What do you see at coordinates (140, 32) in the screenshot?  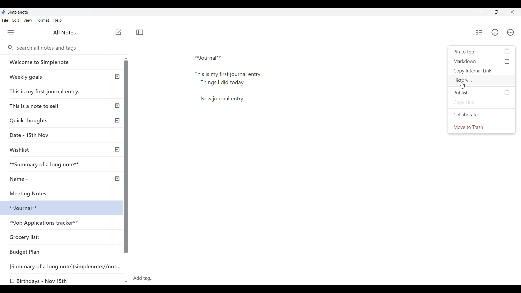 I see `Toggle focus mode` at bounding box center [140, 32].